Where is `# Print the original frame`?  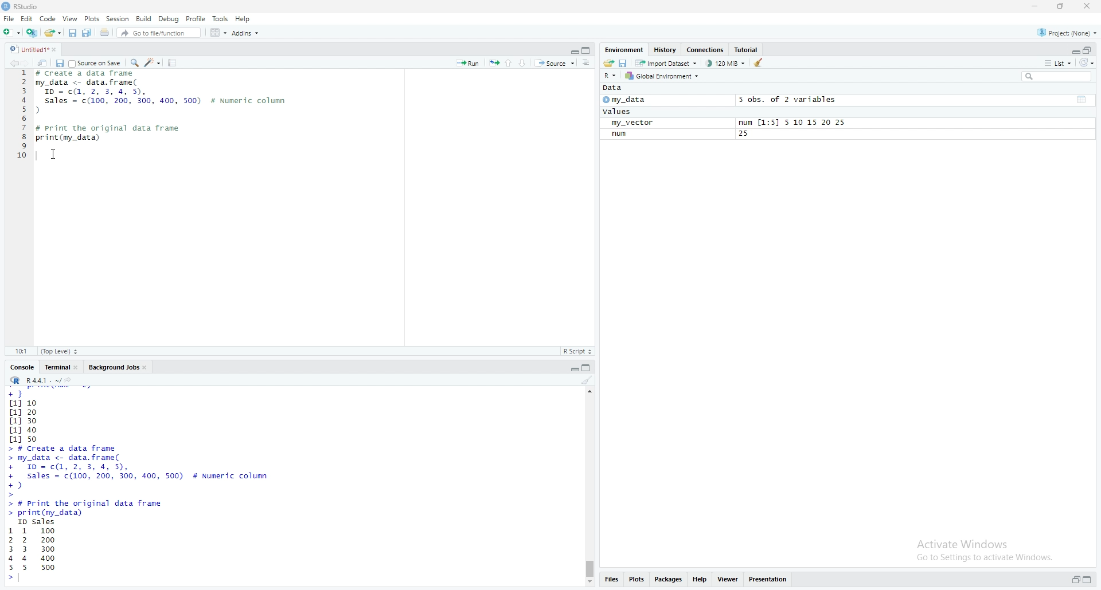
# Print the original frame is located at coordinates (120, 127).